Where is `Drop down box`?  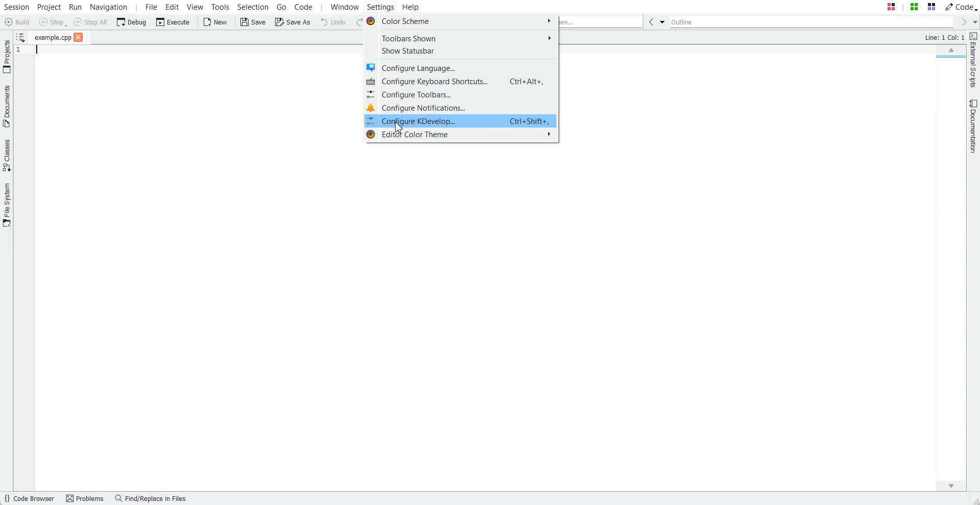 Drop down box is located at coordinates (661, 21).